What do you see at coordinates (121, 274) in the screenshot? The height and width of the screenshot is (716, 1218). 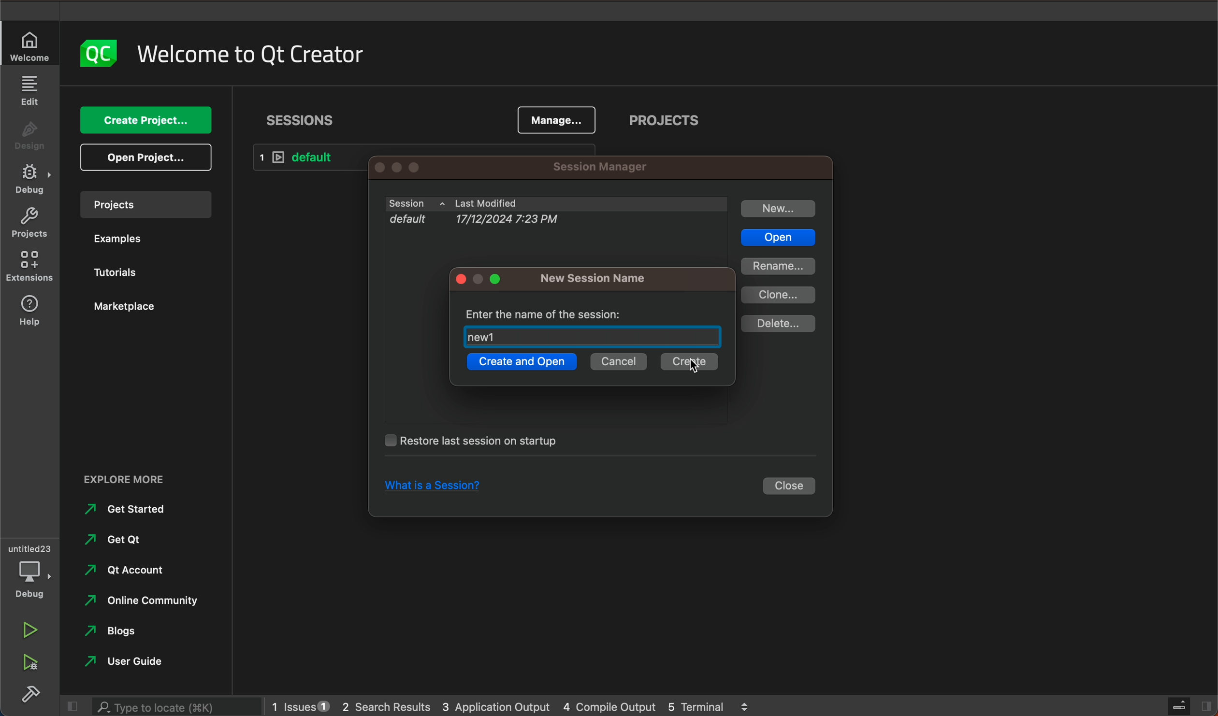 I see `tutorials` at bounding box center [121, 274].